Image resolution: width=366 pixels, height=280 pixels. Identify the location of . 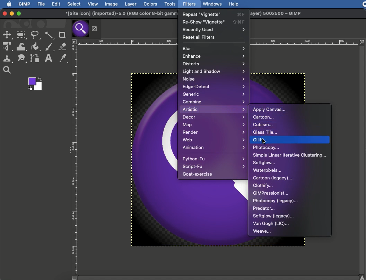
(75, 160).